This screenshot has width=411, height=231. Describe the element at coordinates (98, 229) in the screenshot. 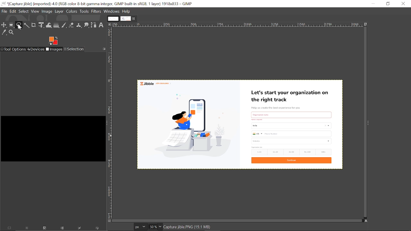

I see `Paint along the selection outline` at that location.